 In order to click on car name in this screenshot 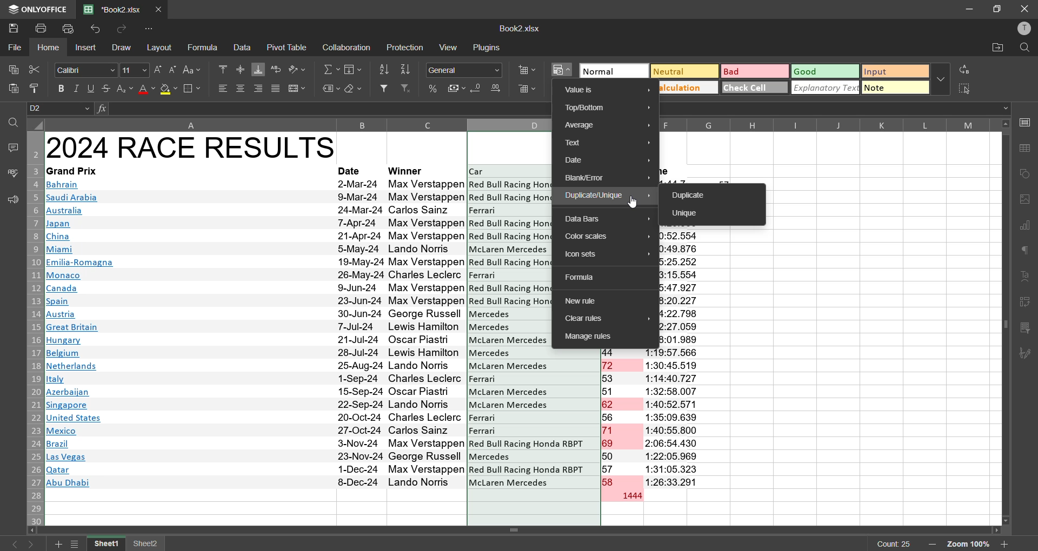, I will do `click(483, 275)`.